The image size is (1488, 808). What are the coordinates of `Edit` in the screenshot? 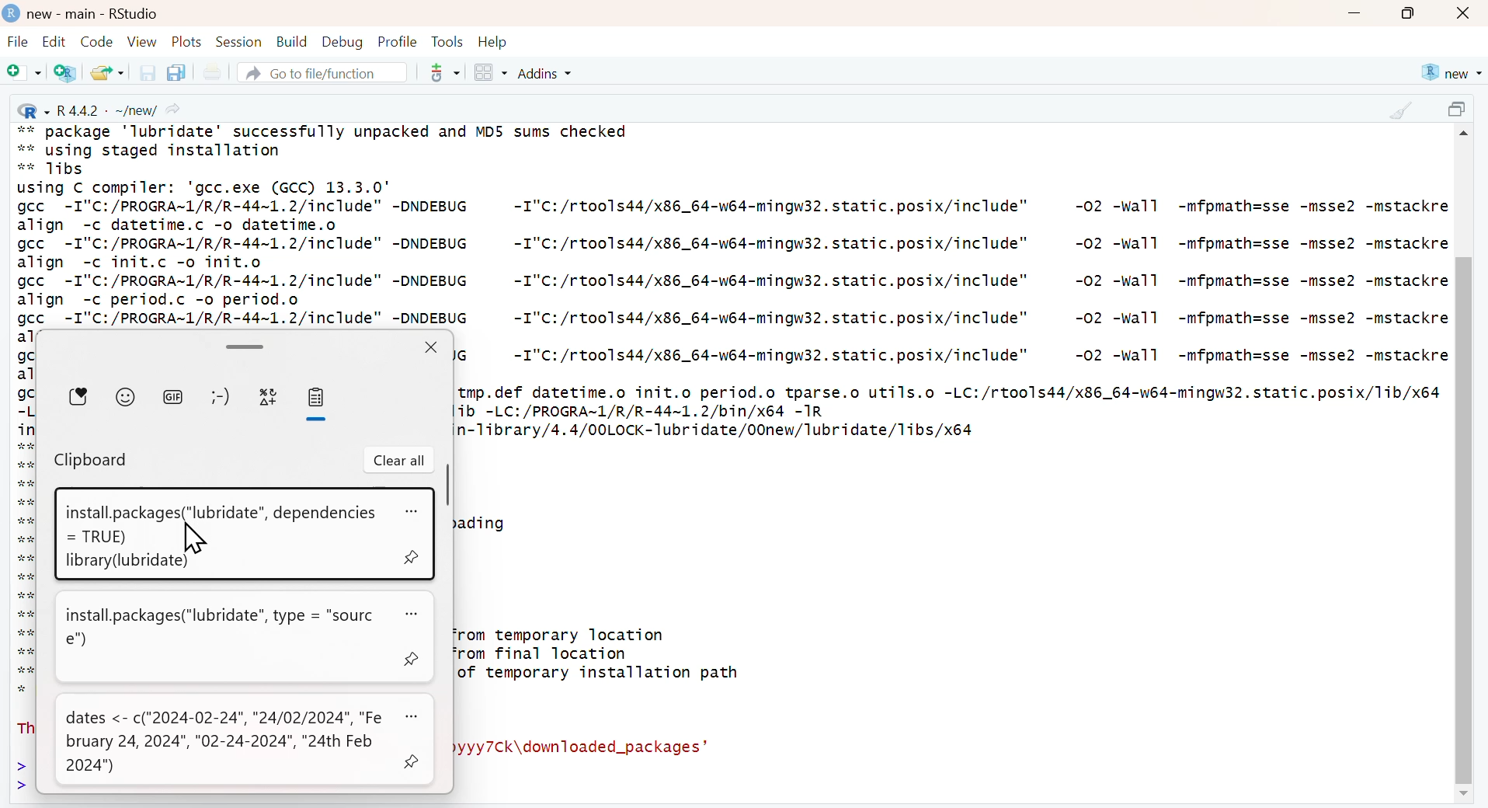 It's located at (54, 41).